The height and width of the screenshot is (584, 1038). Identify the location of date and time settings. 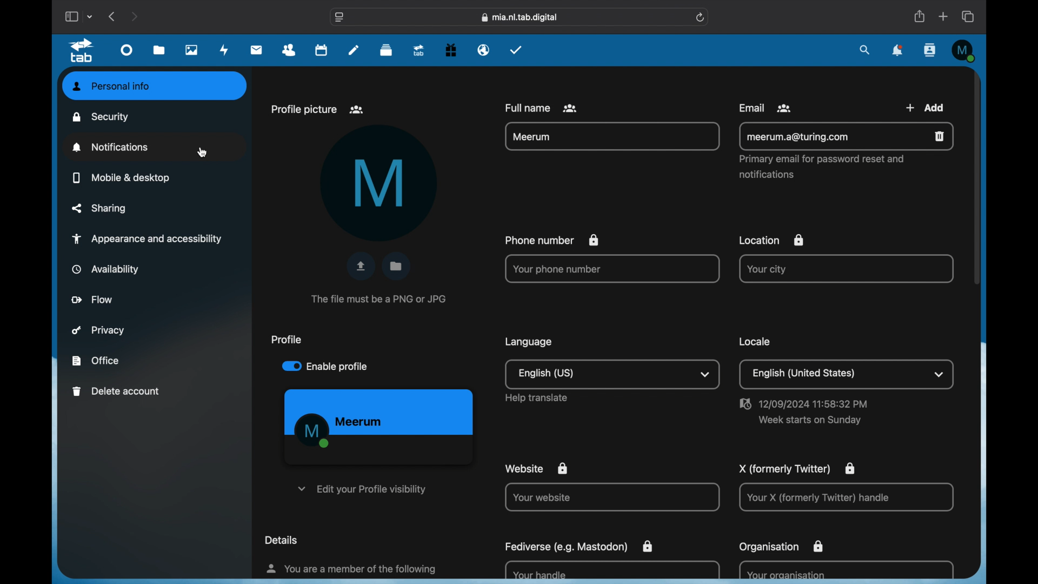
(804, 412).